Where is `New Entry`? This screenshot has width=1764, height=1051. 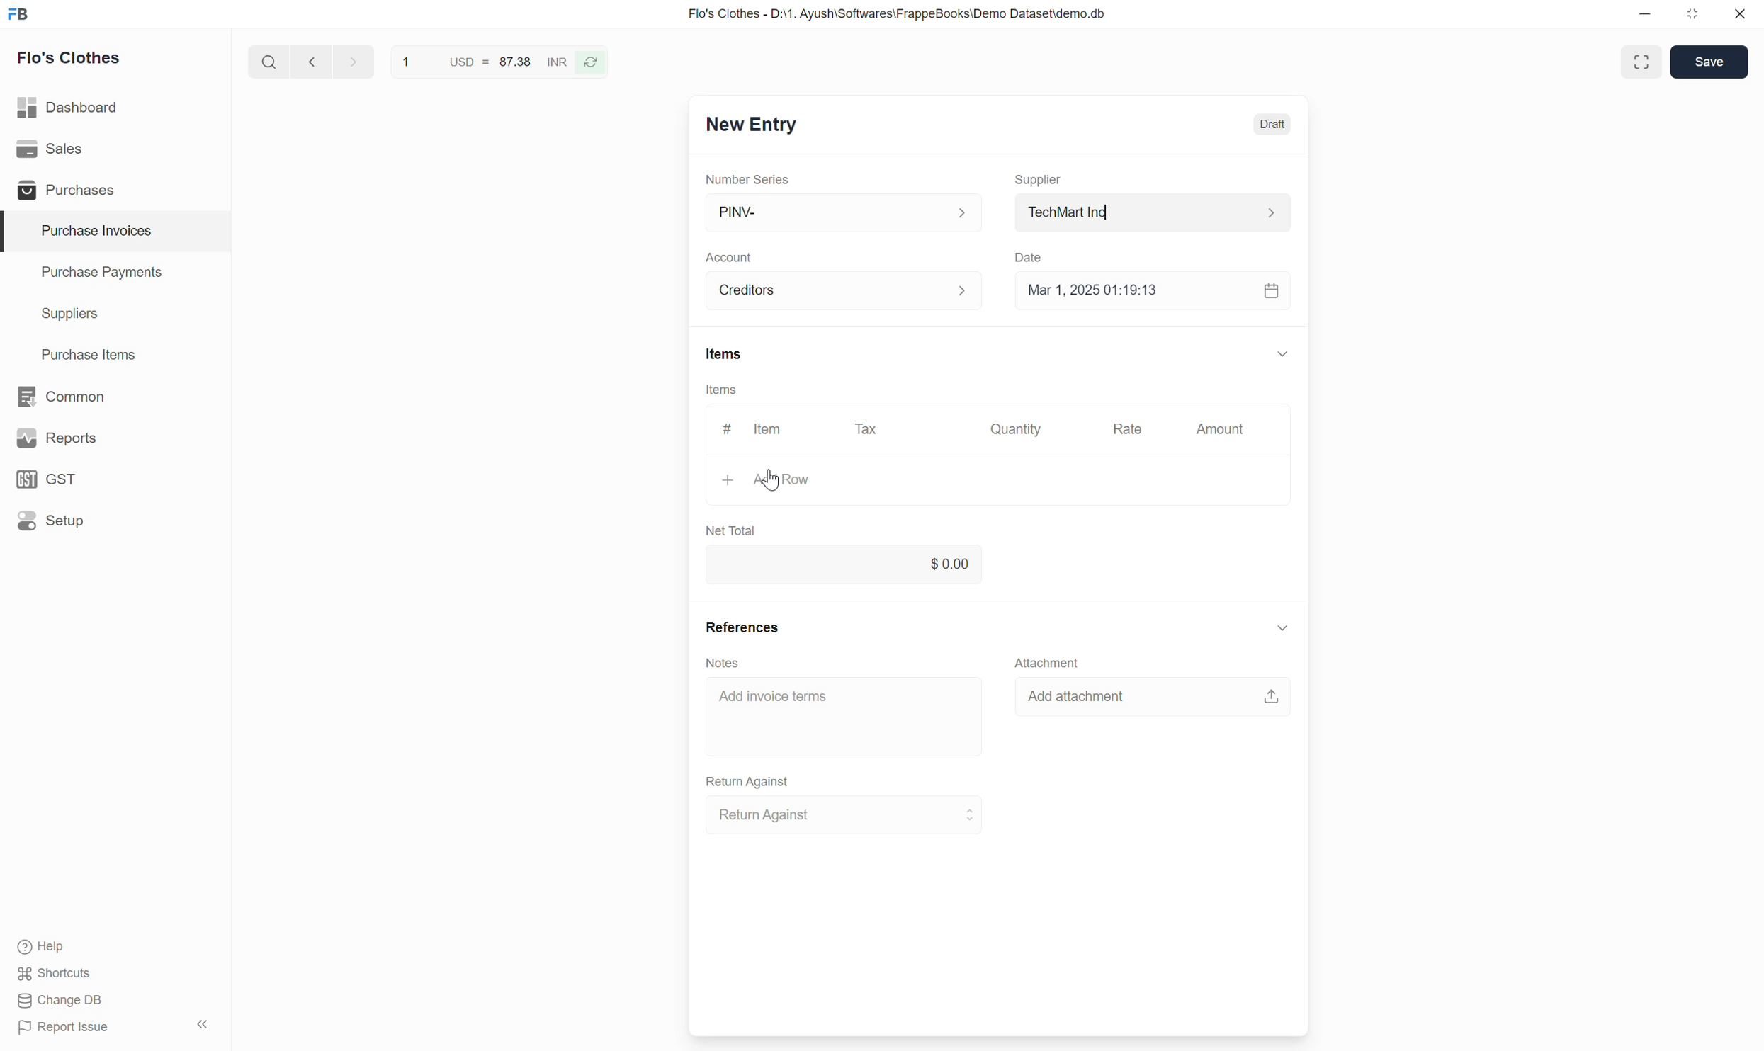 New Entry is located at coordinates (750, 126).